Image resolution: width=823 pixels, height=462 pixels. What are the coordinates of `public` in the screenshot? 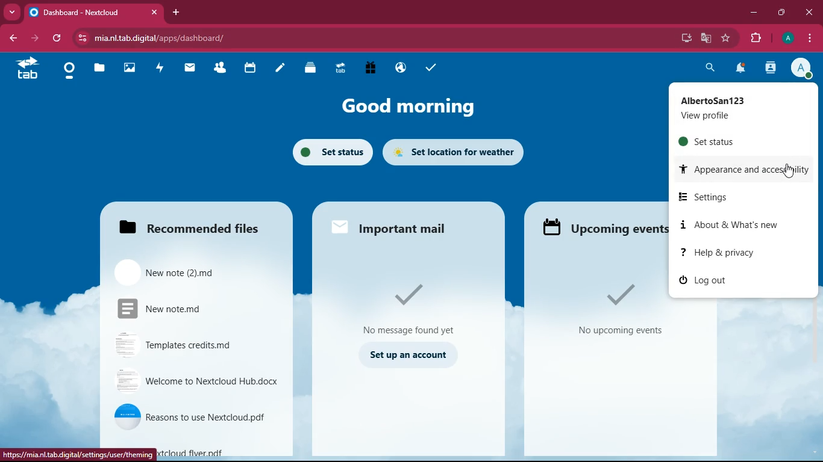 It's located at (399, 70).